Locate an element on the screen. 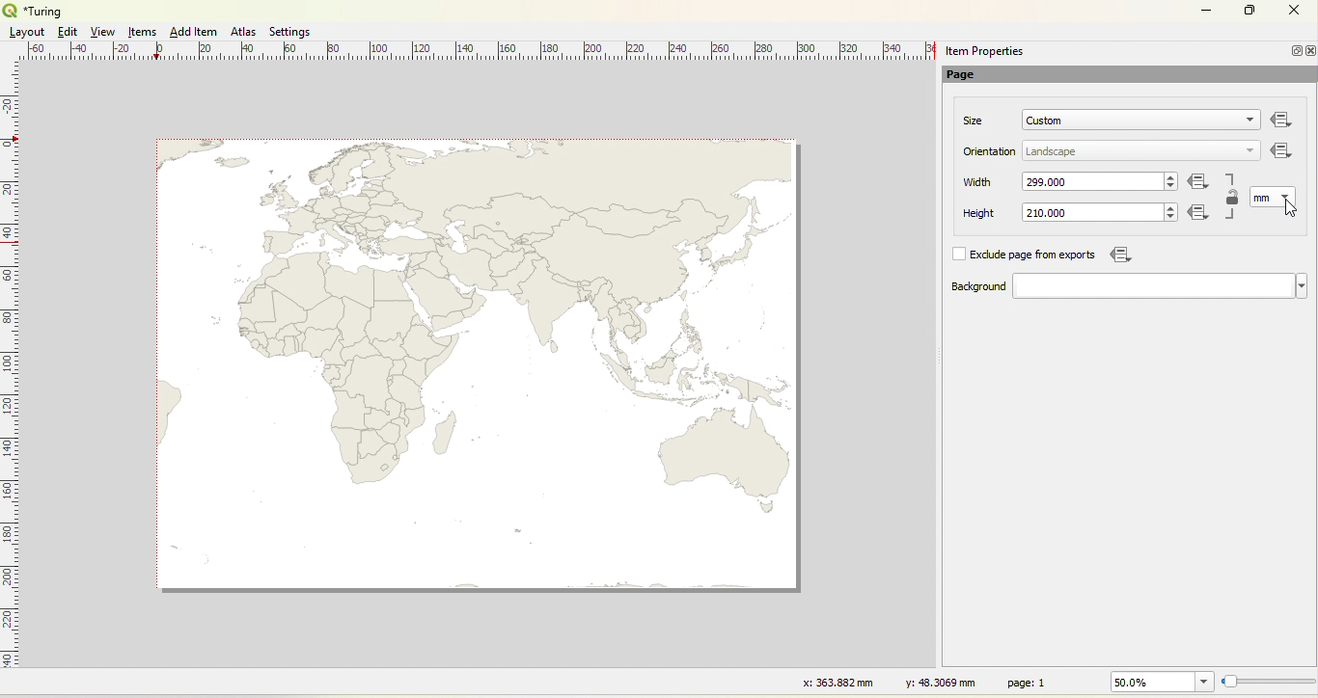 This screenshot has height=698, width=1318. Layout is located at coordinates (27, 32).